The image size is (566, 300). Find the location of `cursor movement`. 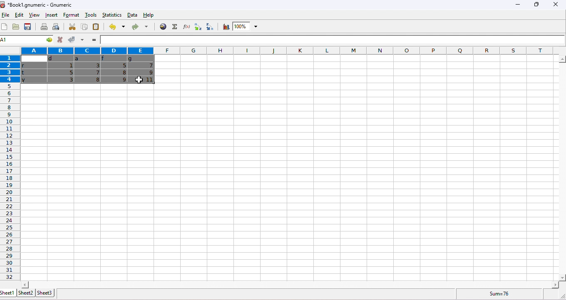

cursor movement is located at coordinates (139, 80).